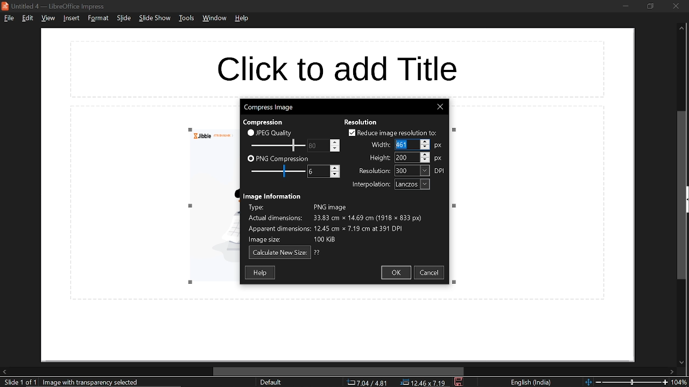  What do you see at coordinates (93, 382) in the screenshot?
I see `selected image` at bounding box center [93, 382].